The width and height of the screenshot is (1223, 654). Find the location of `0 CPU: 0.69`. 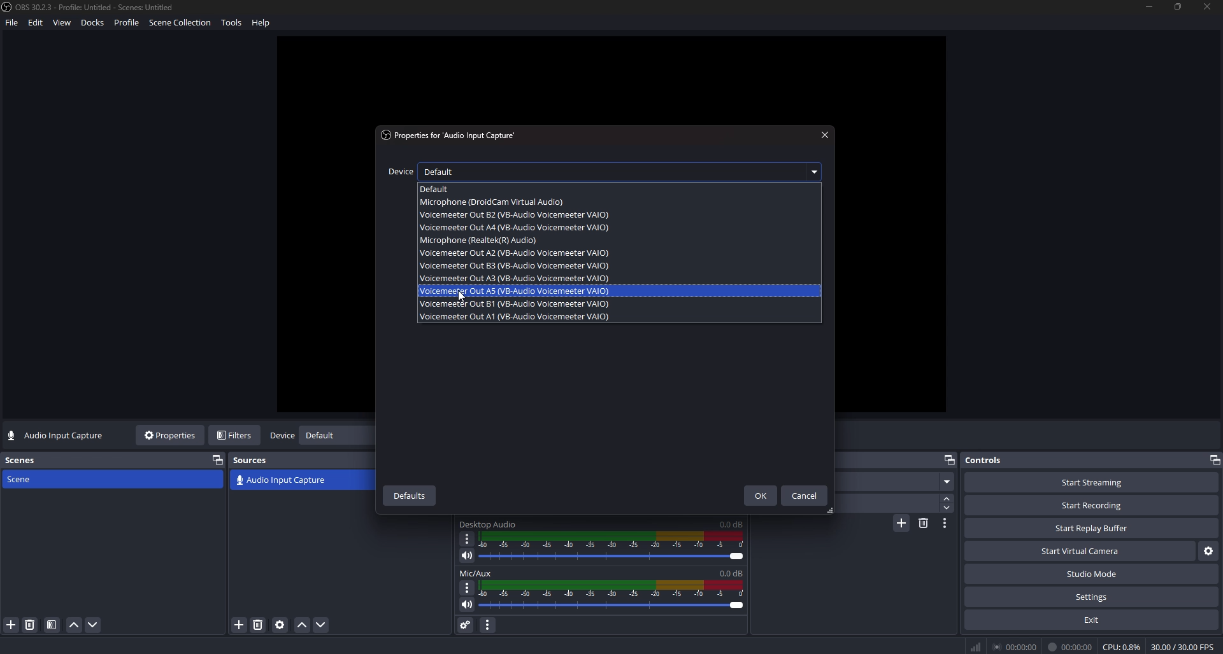

0 CPU: 0.69 is located at coordinates (1120, 644).